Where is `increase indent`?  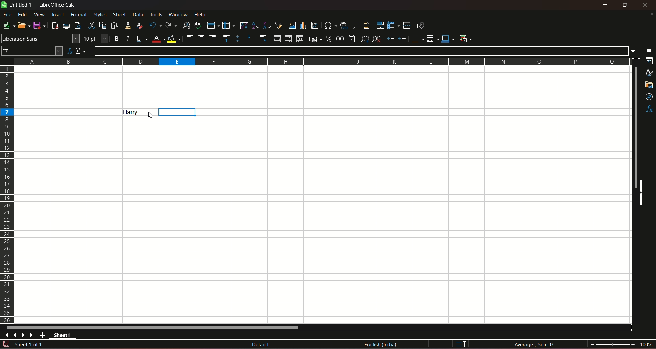
increase indent is located at coordinates (390, 39).